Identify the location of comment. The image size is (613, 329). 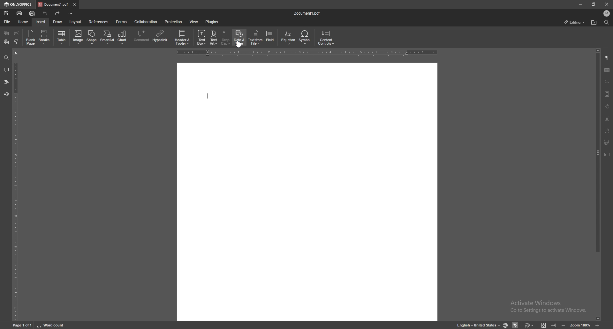
(141, 37).